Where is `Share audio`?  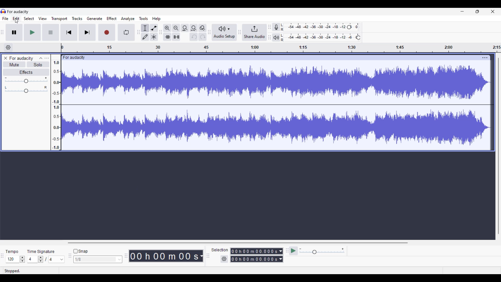 Share audio is located at coordinates (254, 32).